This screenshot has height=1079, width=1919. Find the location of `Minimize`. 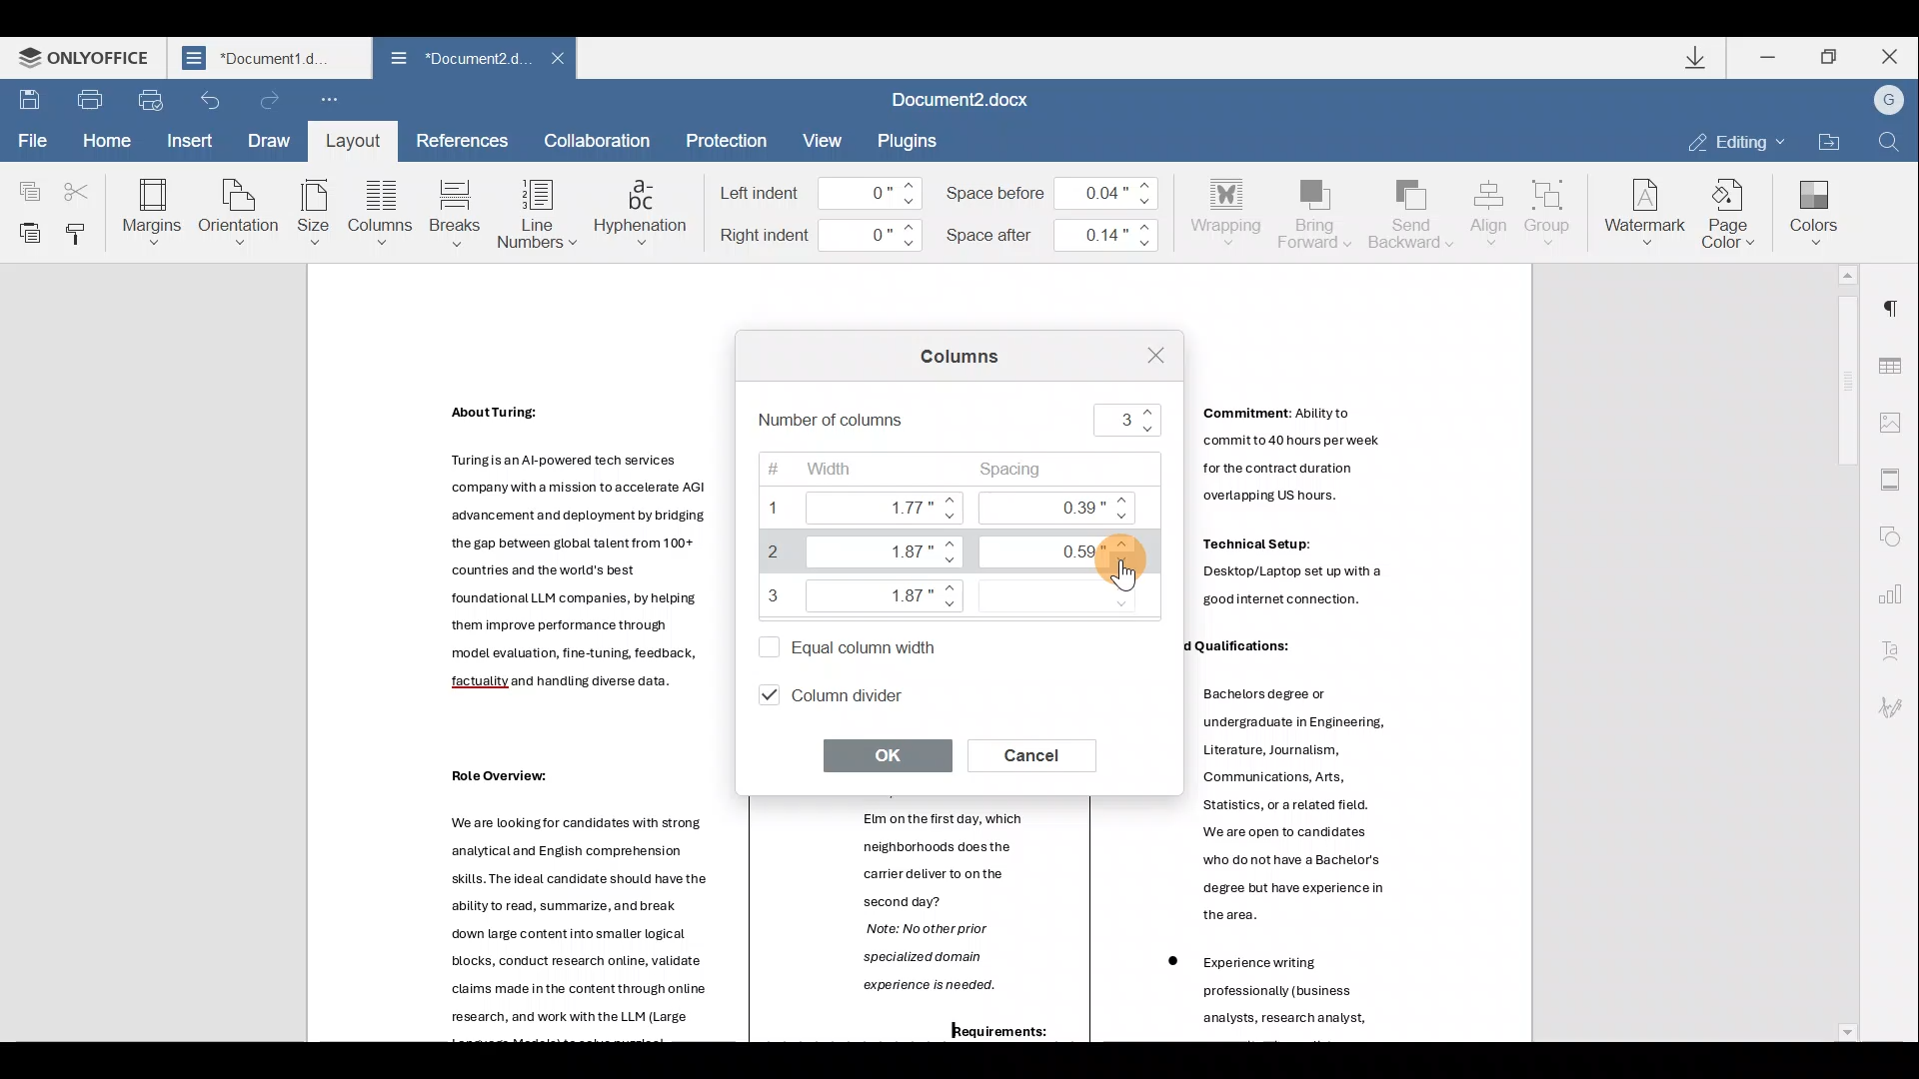

Minimize is located at coordinates (1771, 56).